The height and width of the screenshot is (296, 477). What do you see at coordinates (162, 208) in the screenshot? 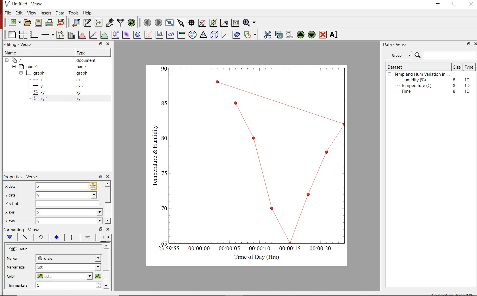
I see `0.2` at bounding box center [162, 208].